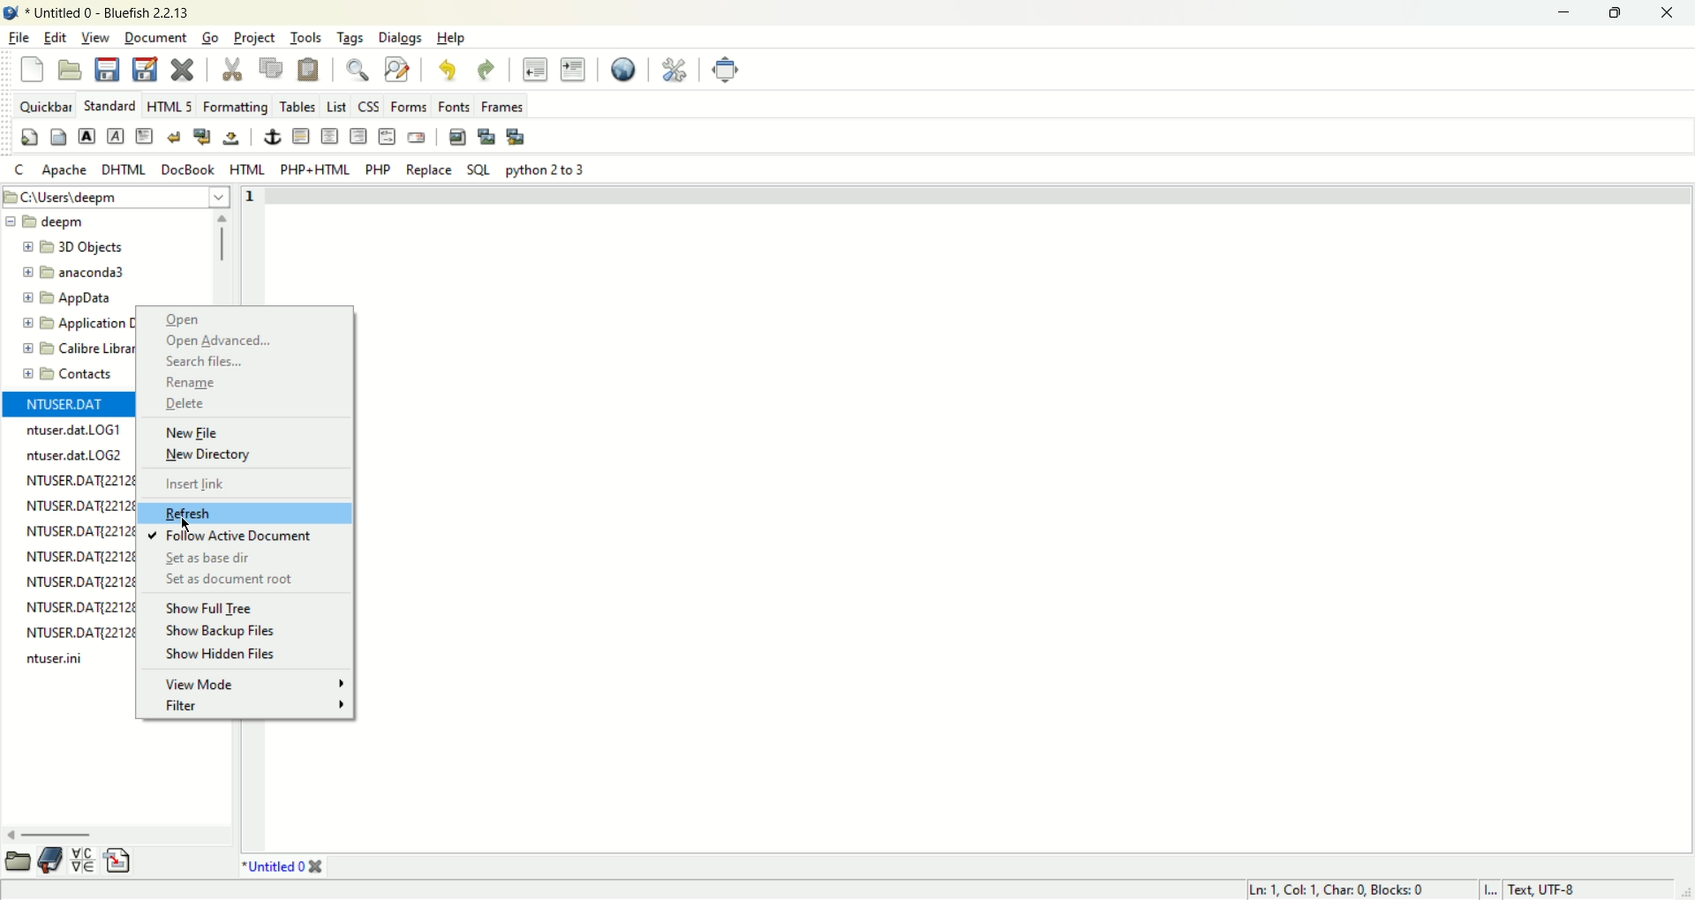 The width and height of the screenshot is (1695, 900). Describe the element at coordinates (320, 866) in the screenshot. I see `close` at that location.